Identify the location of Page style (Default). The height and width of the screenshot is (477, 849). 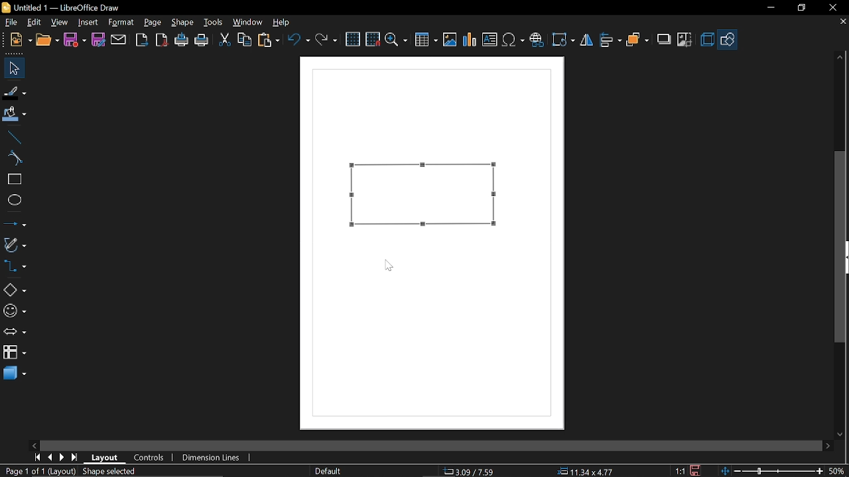
(328, 470).